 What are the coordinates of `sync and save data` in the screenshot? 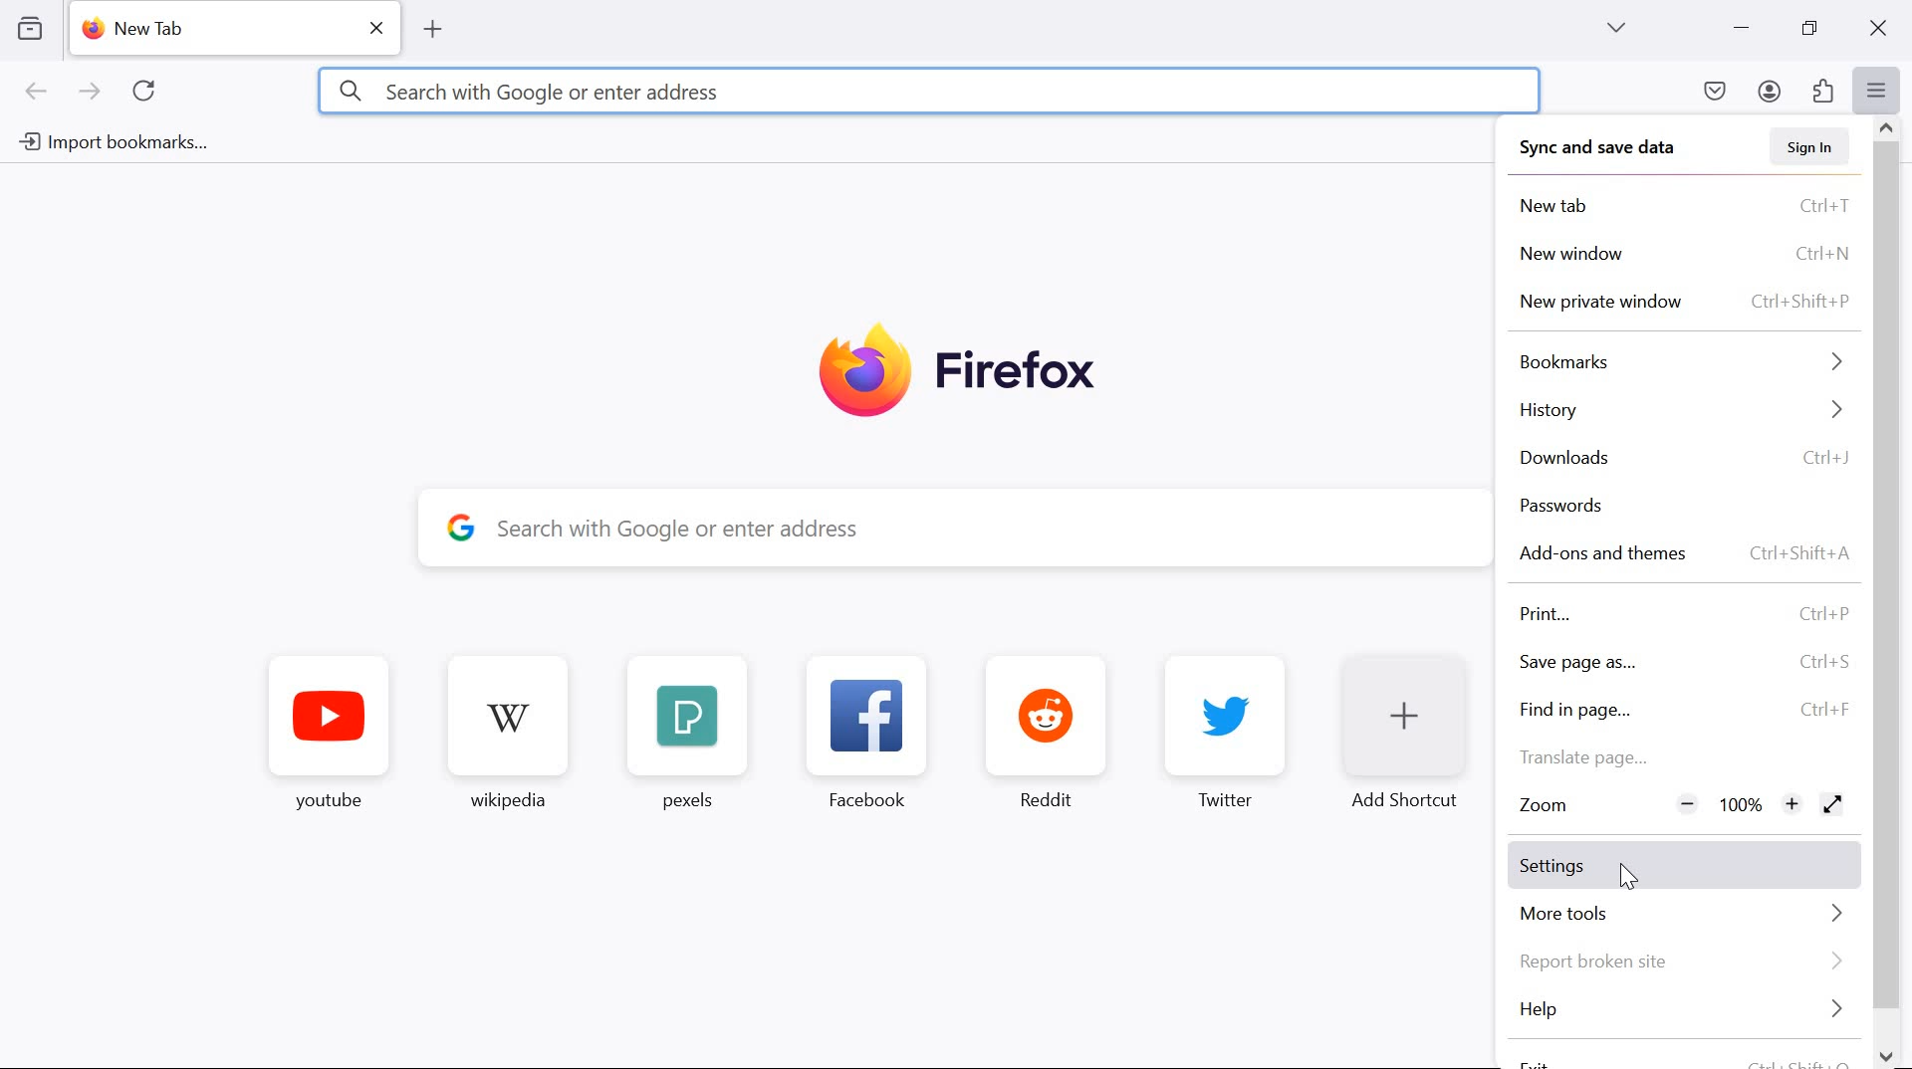 It's located at (1684, 149).